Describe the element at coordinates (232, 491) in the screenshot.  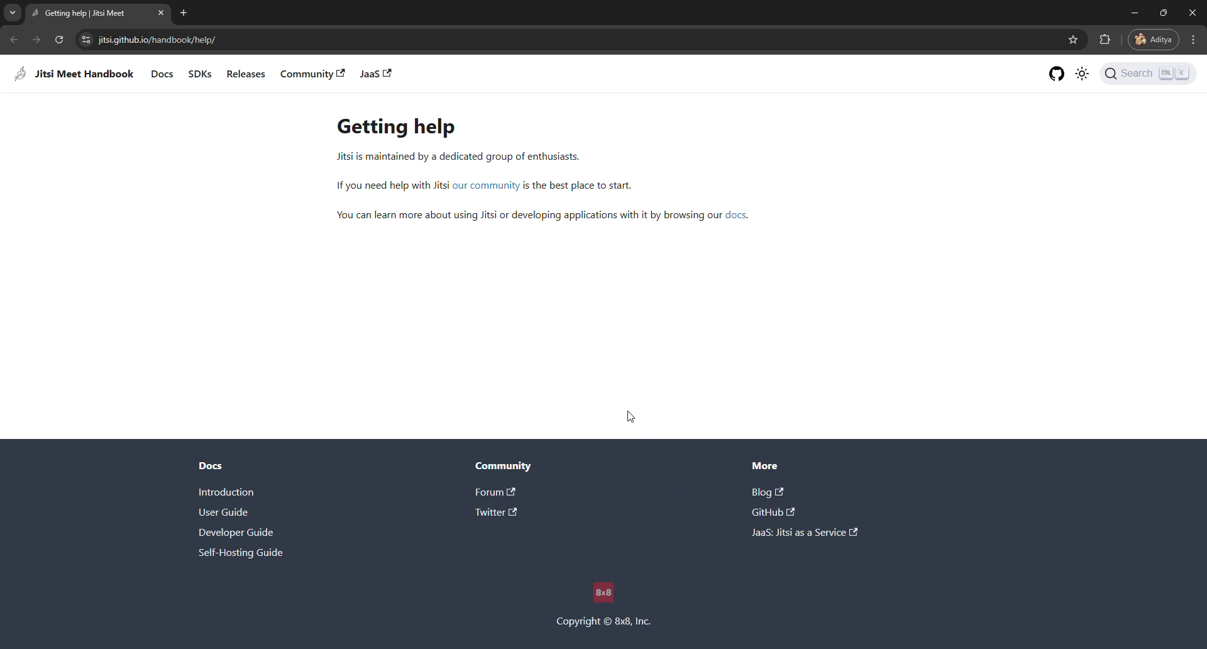
I see `intro` at that location.